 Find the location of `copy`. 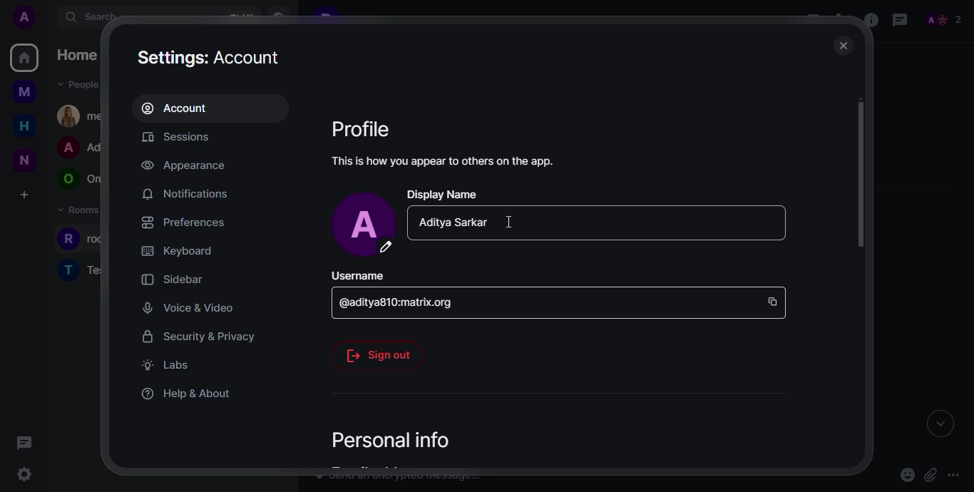

copy is located at coordinates (774, 299).